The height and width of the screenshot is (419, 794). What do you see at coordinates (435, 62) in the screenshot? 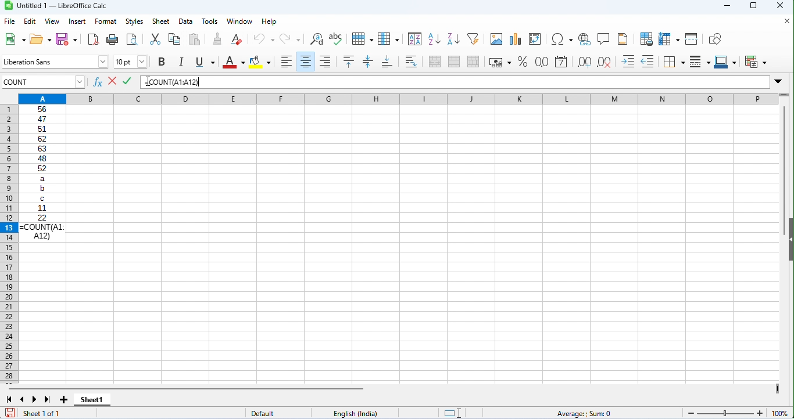
I see `merge and center` at bounding box center [435, 62].